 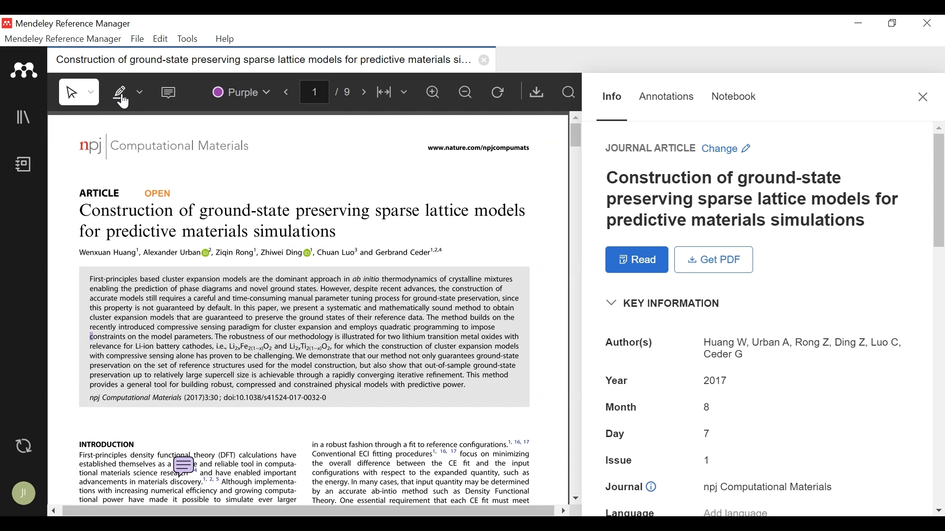 I want to click on Title, so click(x=755, y=200).